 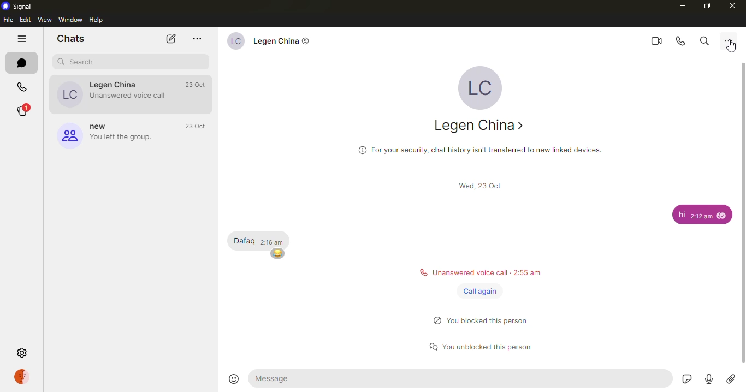 I want to click on info, so click(x=481, y=149).